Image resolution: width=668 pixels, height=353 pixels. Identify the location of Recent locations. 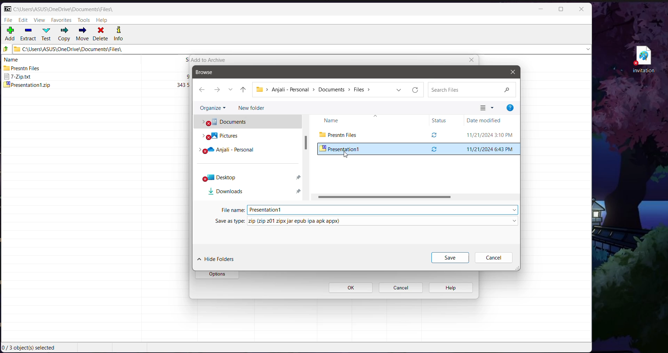
(230, 90).